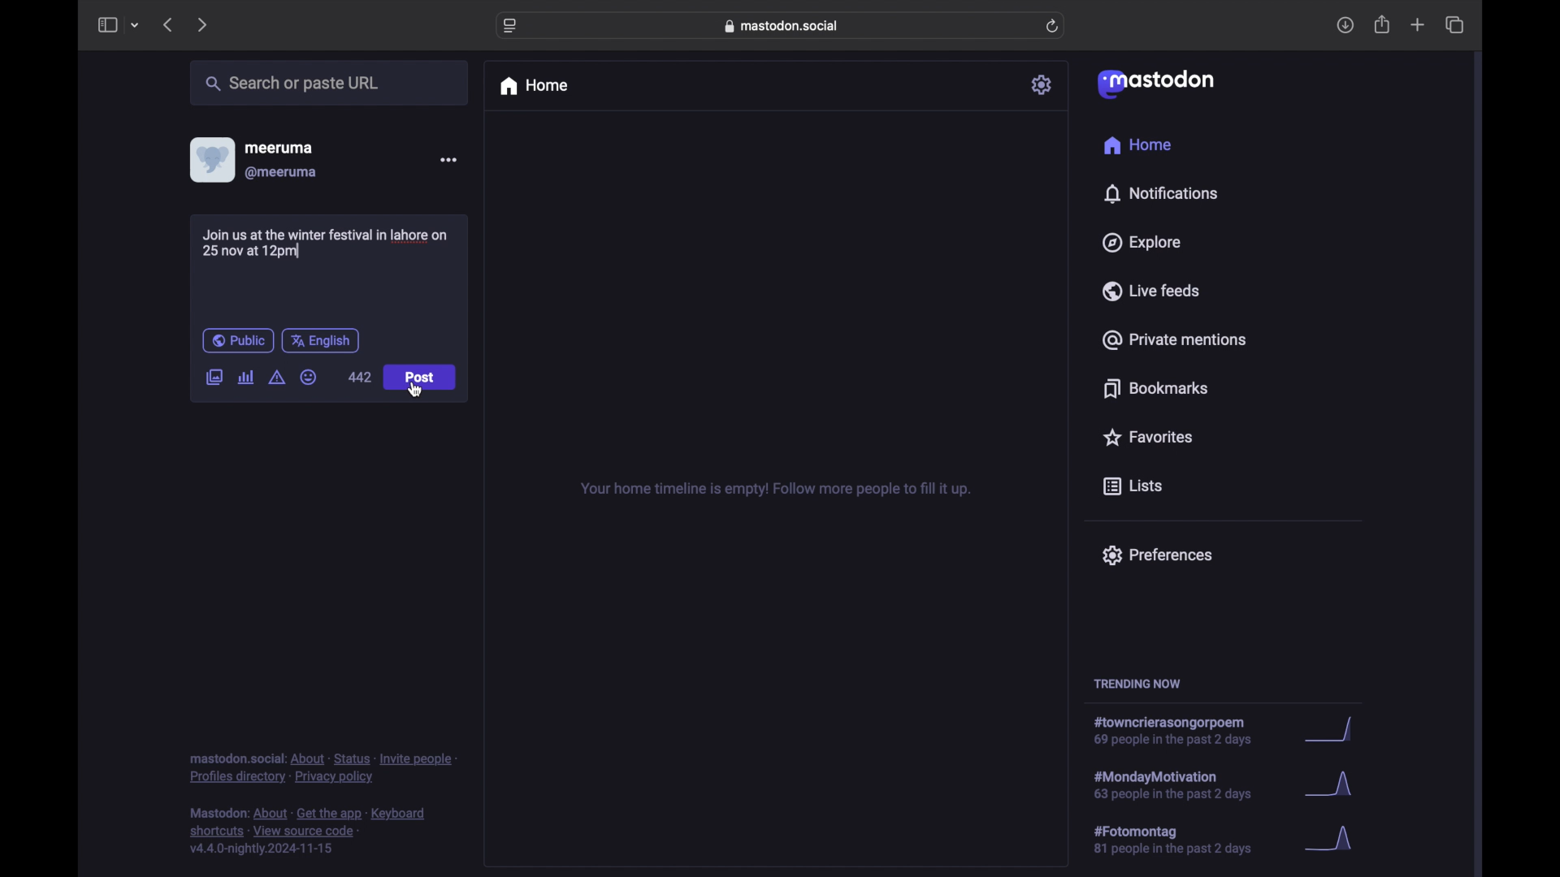 Image resolution: width=1560 pixels, height=877 pixels. What do you see at coordinates (1345, 26) in the screenshot?
I see `download` at bounding box center [1345, 26].